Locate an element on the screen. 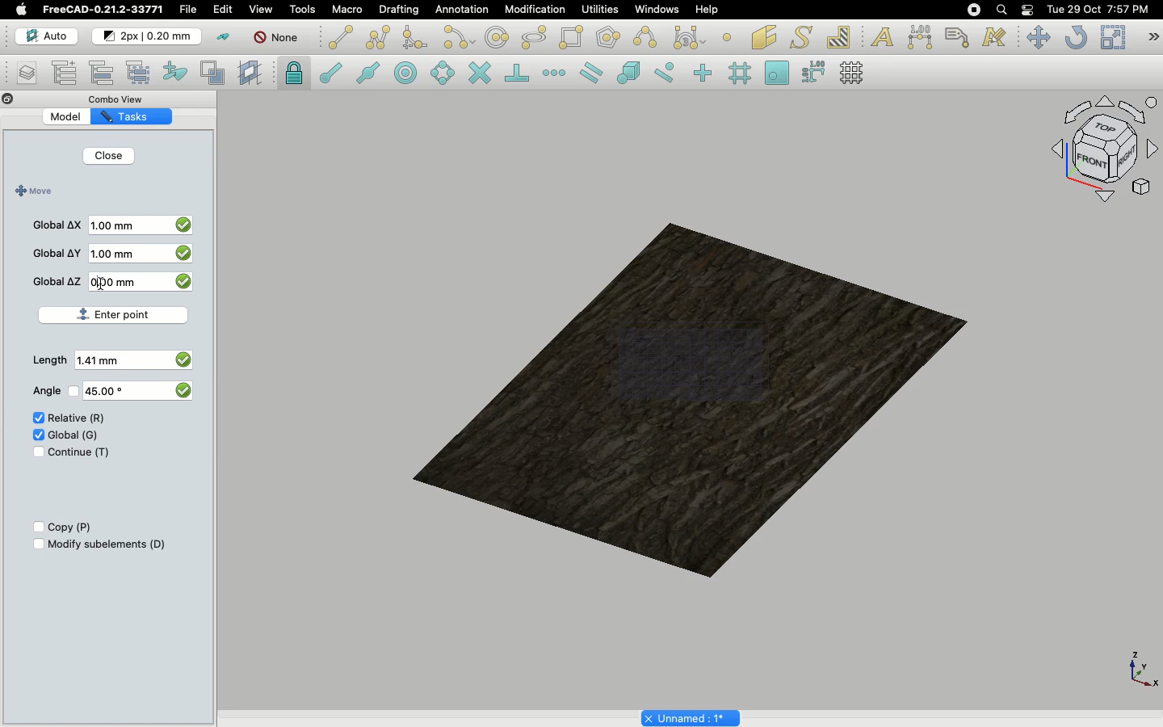  Dimension is located at coordinates (922, 37).